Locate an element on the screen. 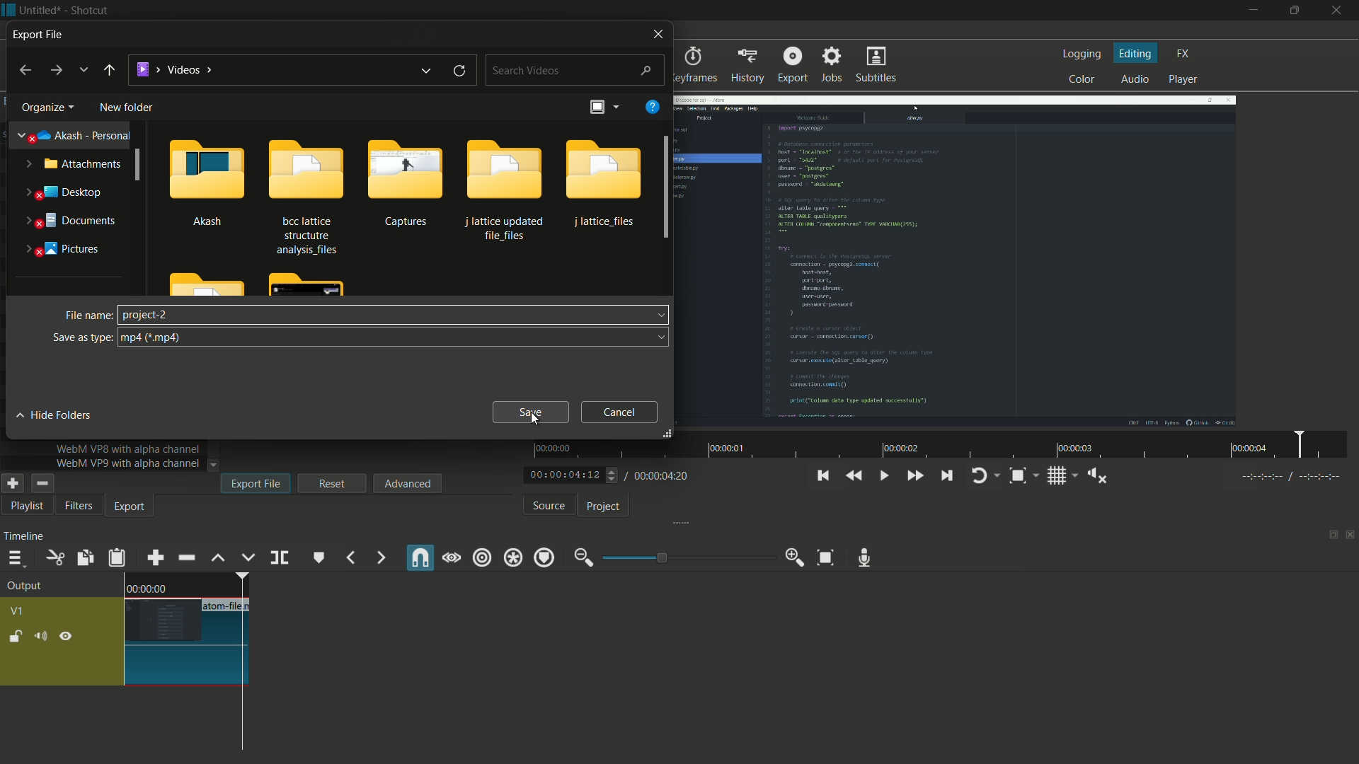 Image resolution: width=1359 pixels, height=764 pixels. mp4(*.mp4) is located at coordinates (157, 338).